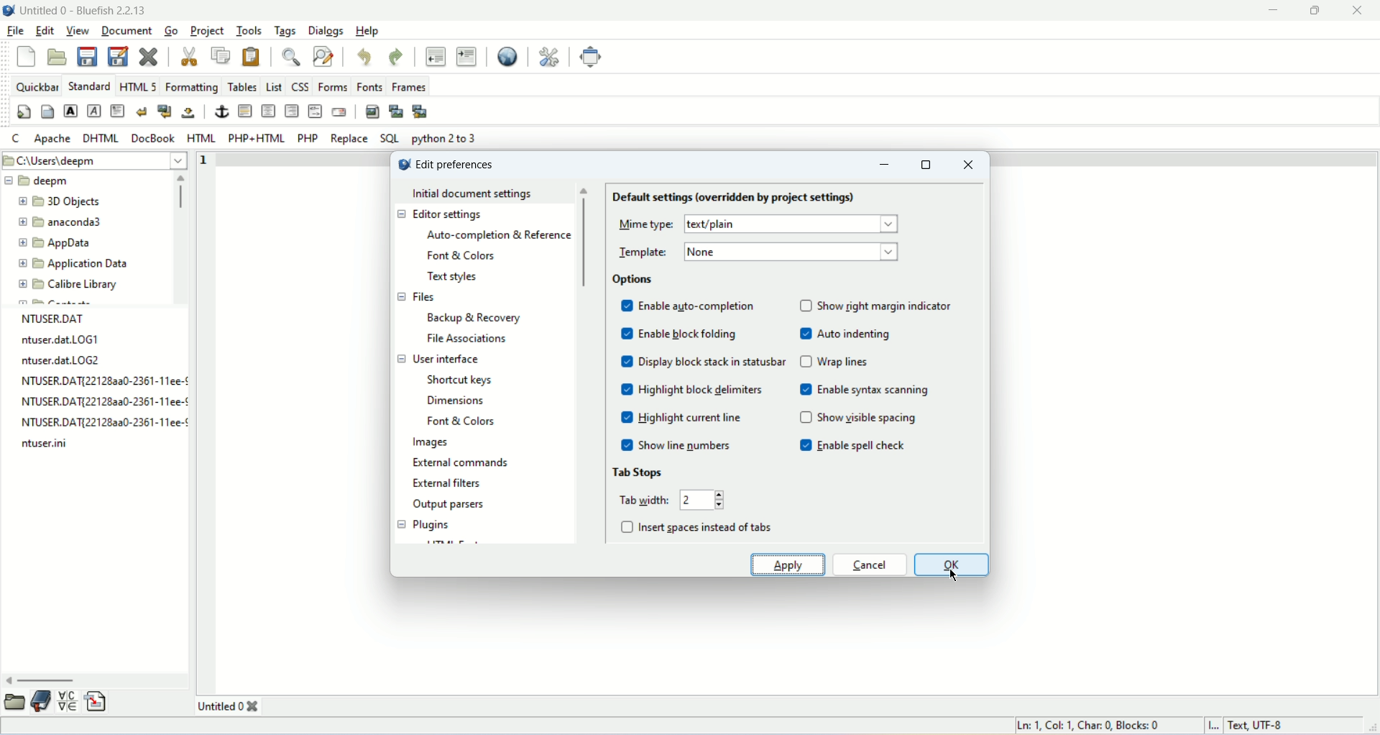  What do you see at coordinates (721, 225) in the screenshot?
I see `text/plain` at bounding box center [721, 225].